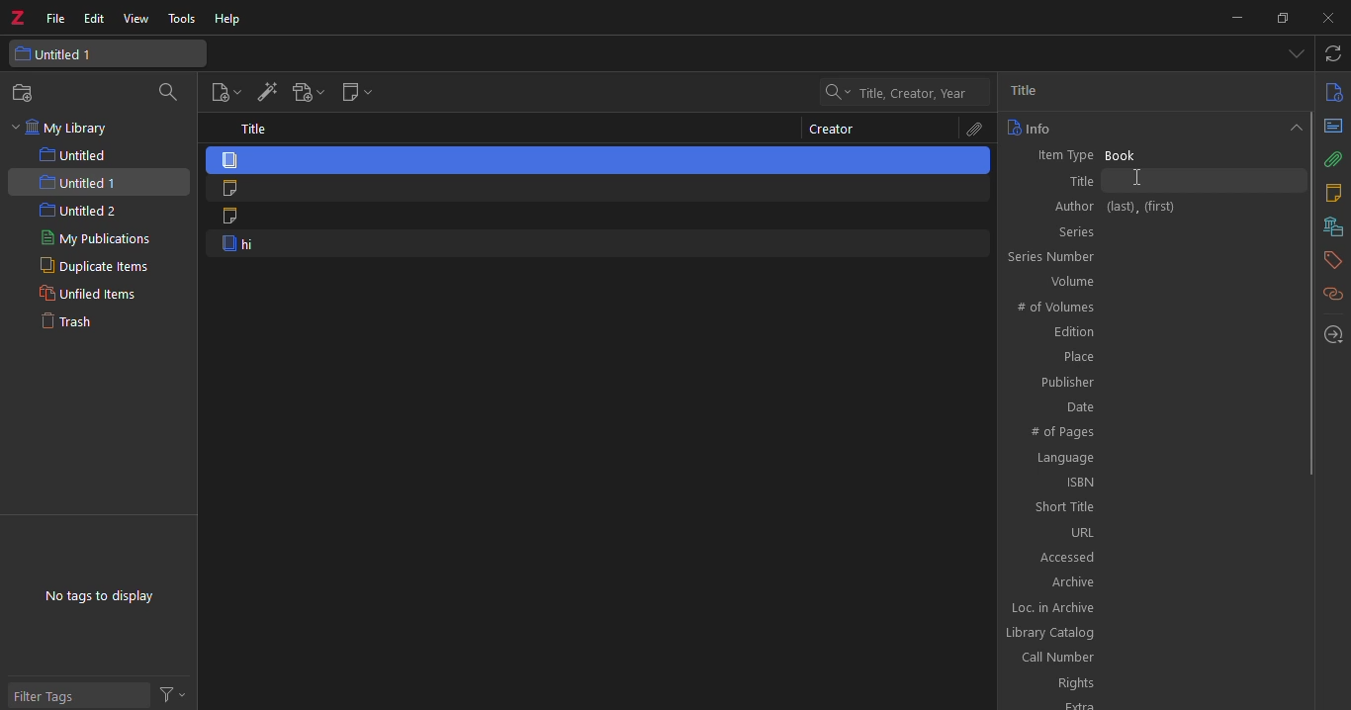 This screenshot has width=1351, height=710. Describe the element at coordinates (1293, 126) in the screenshot. I see `expand` at that location.